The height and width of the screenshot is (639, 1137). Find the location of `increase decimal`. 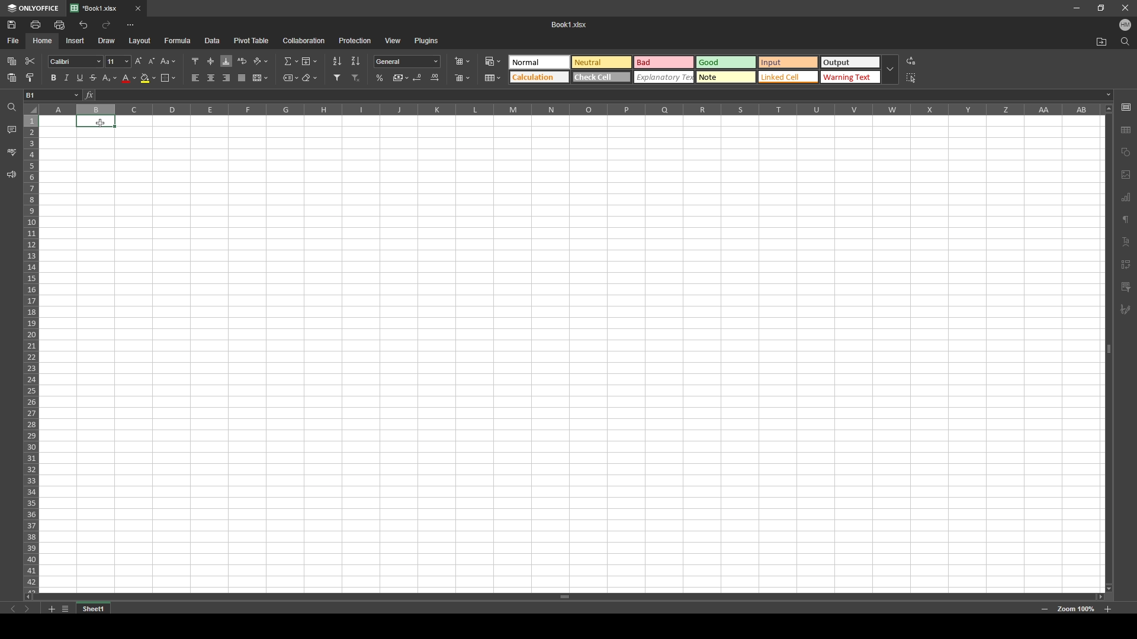

increase decimal is located at coordinates (435, 77).